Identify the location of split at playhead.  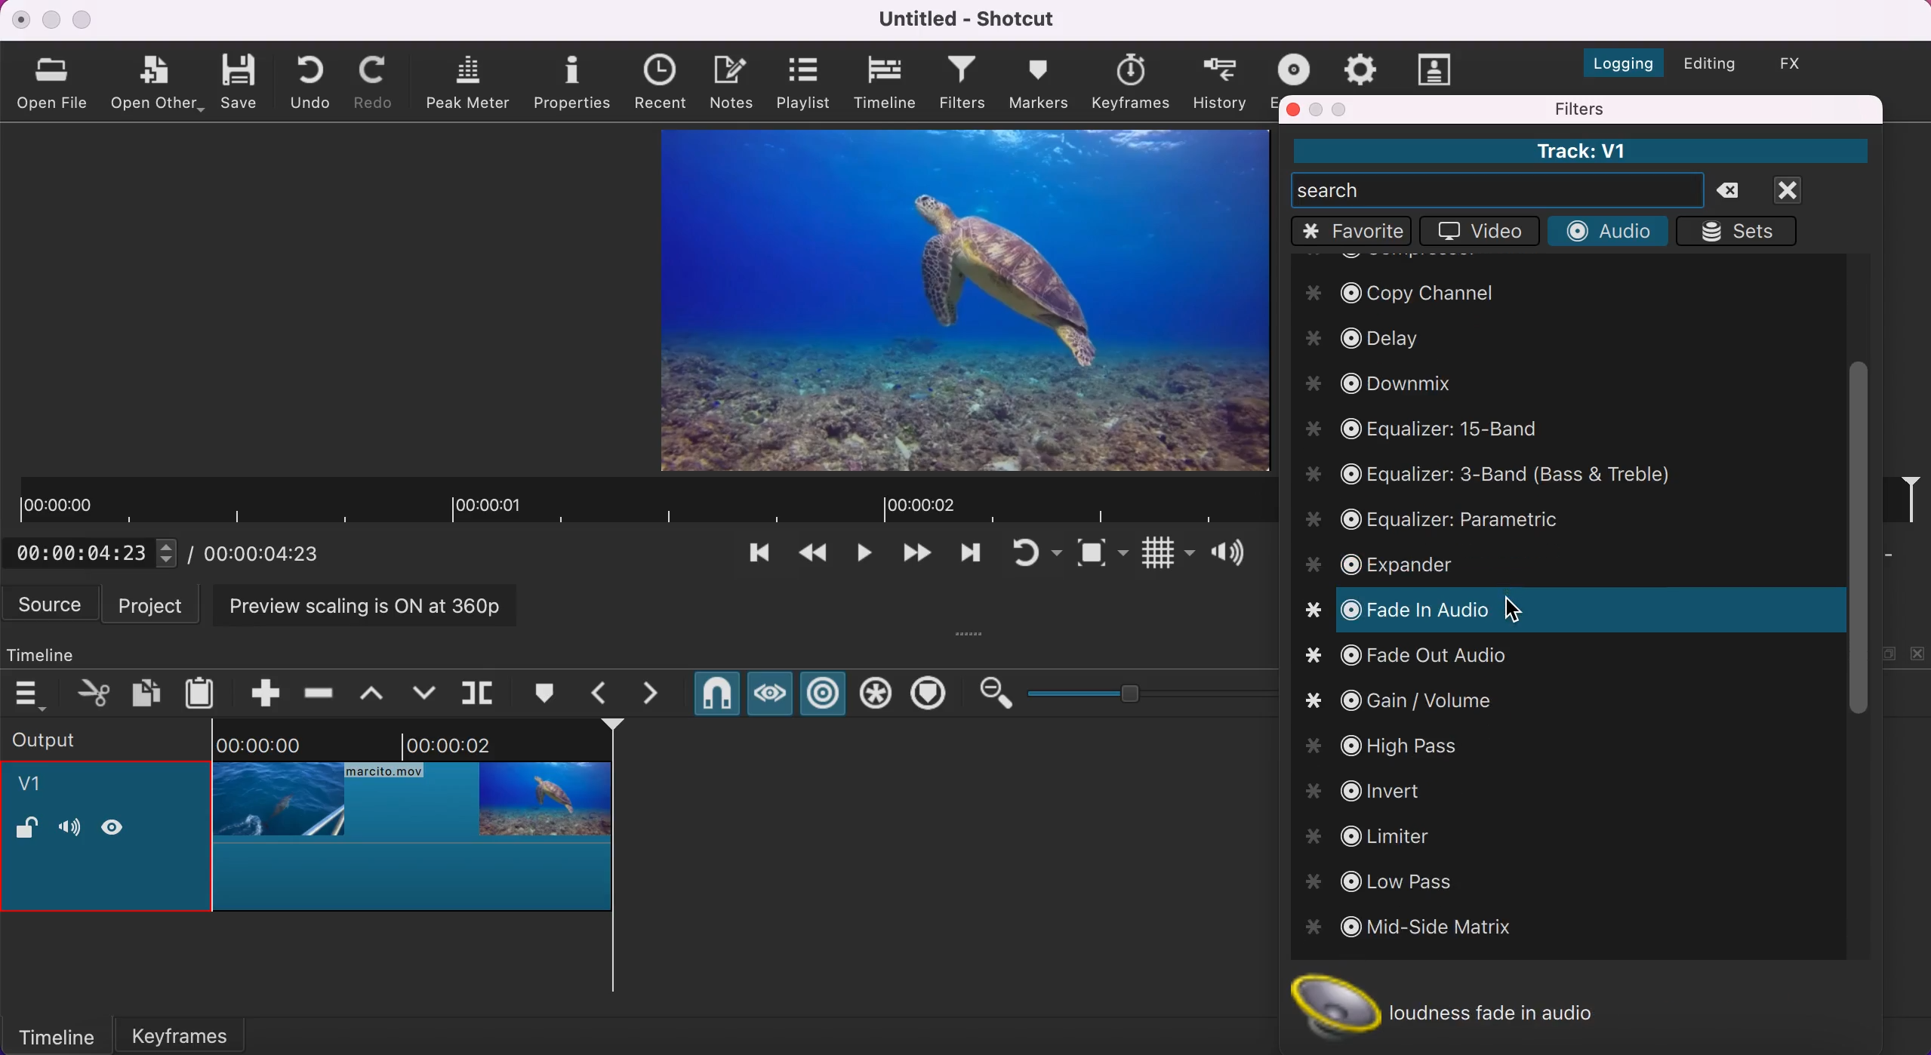
(481, 694).